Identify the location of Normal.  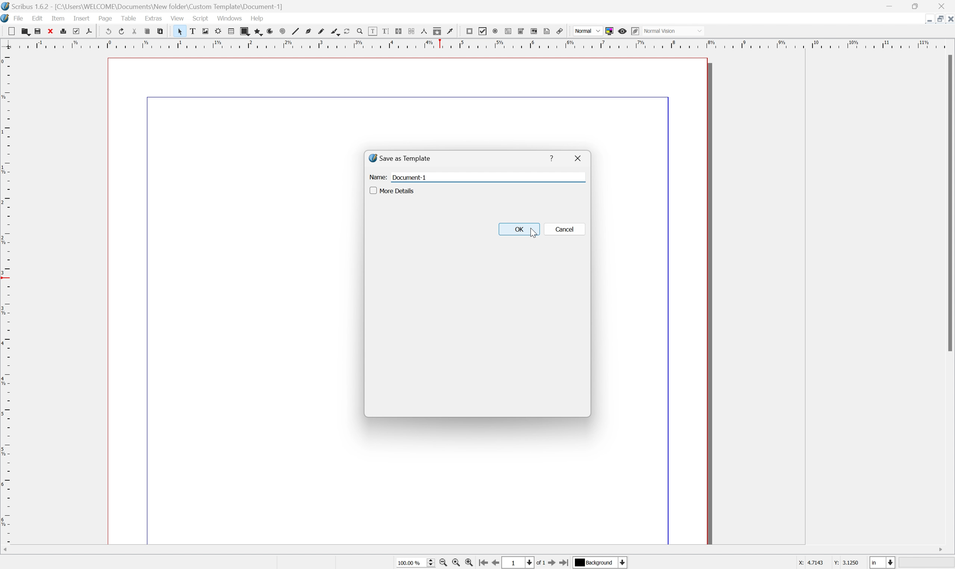
(587, 31).